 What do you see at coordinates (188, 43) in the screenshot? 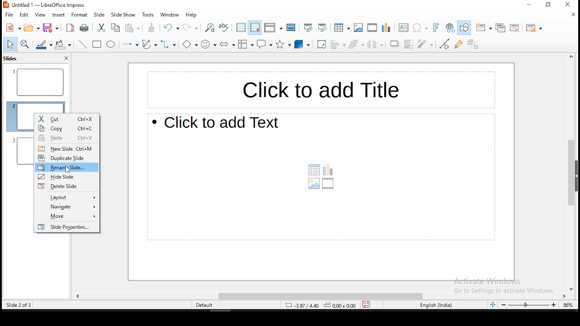
I see `basic shapes` at bounding box center [188, 43].